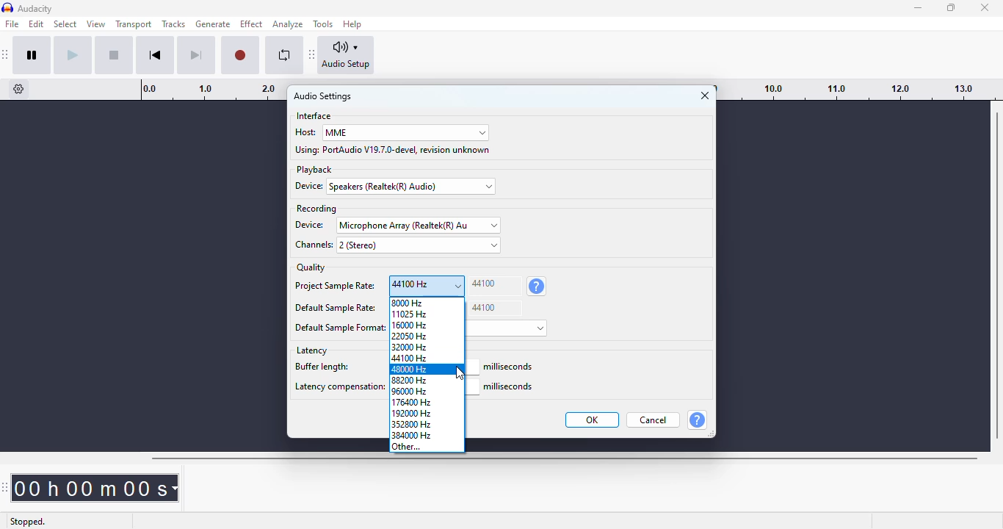 The image size is (1003, 529). Describe the element at coordinates (311, 267) in the screenshot. I see `quality` at that location.